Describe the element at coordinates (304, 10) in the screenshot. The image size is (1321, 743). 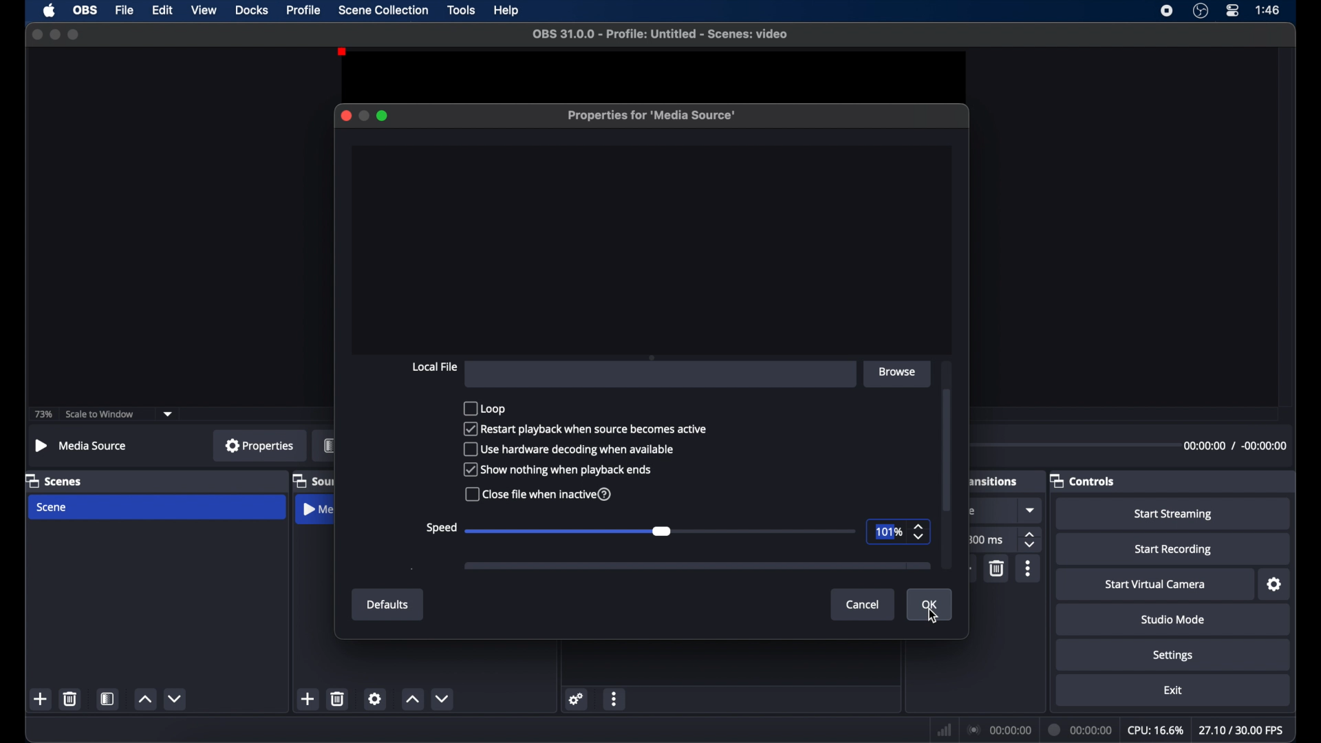
I see `profile` at that location.